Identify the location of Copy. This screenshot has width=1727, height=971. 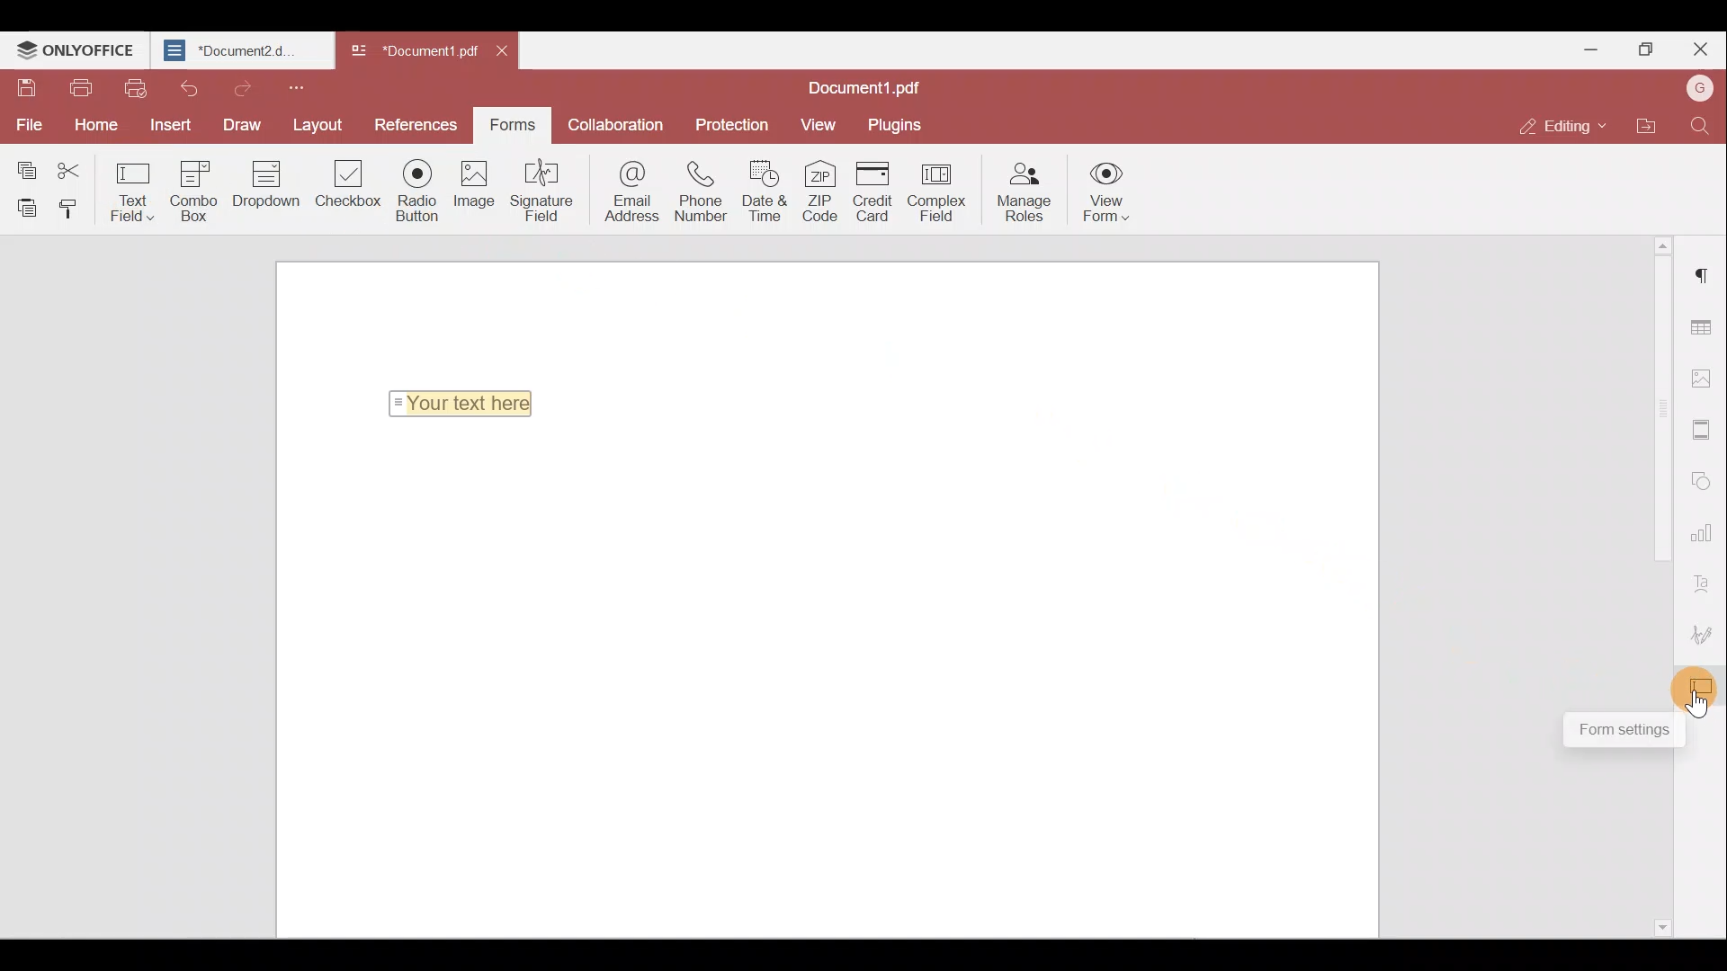
(25, 164).